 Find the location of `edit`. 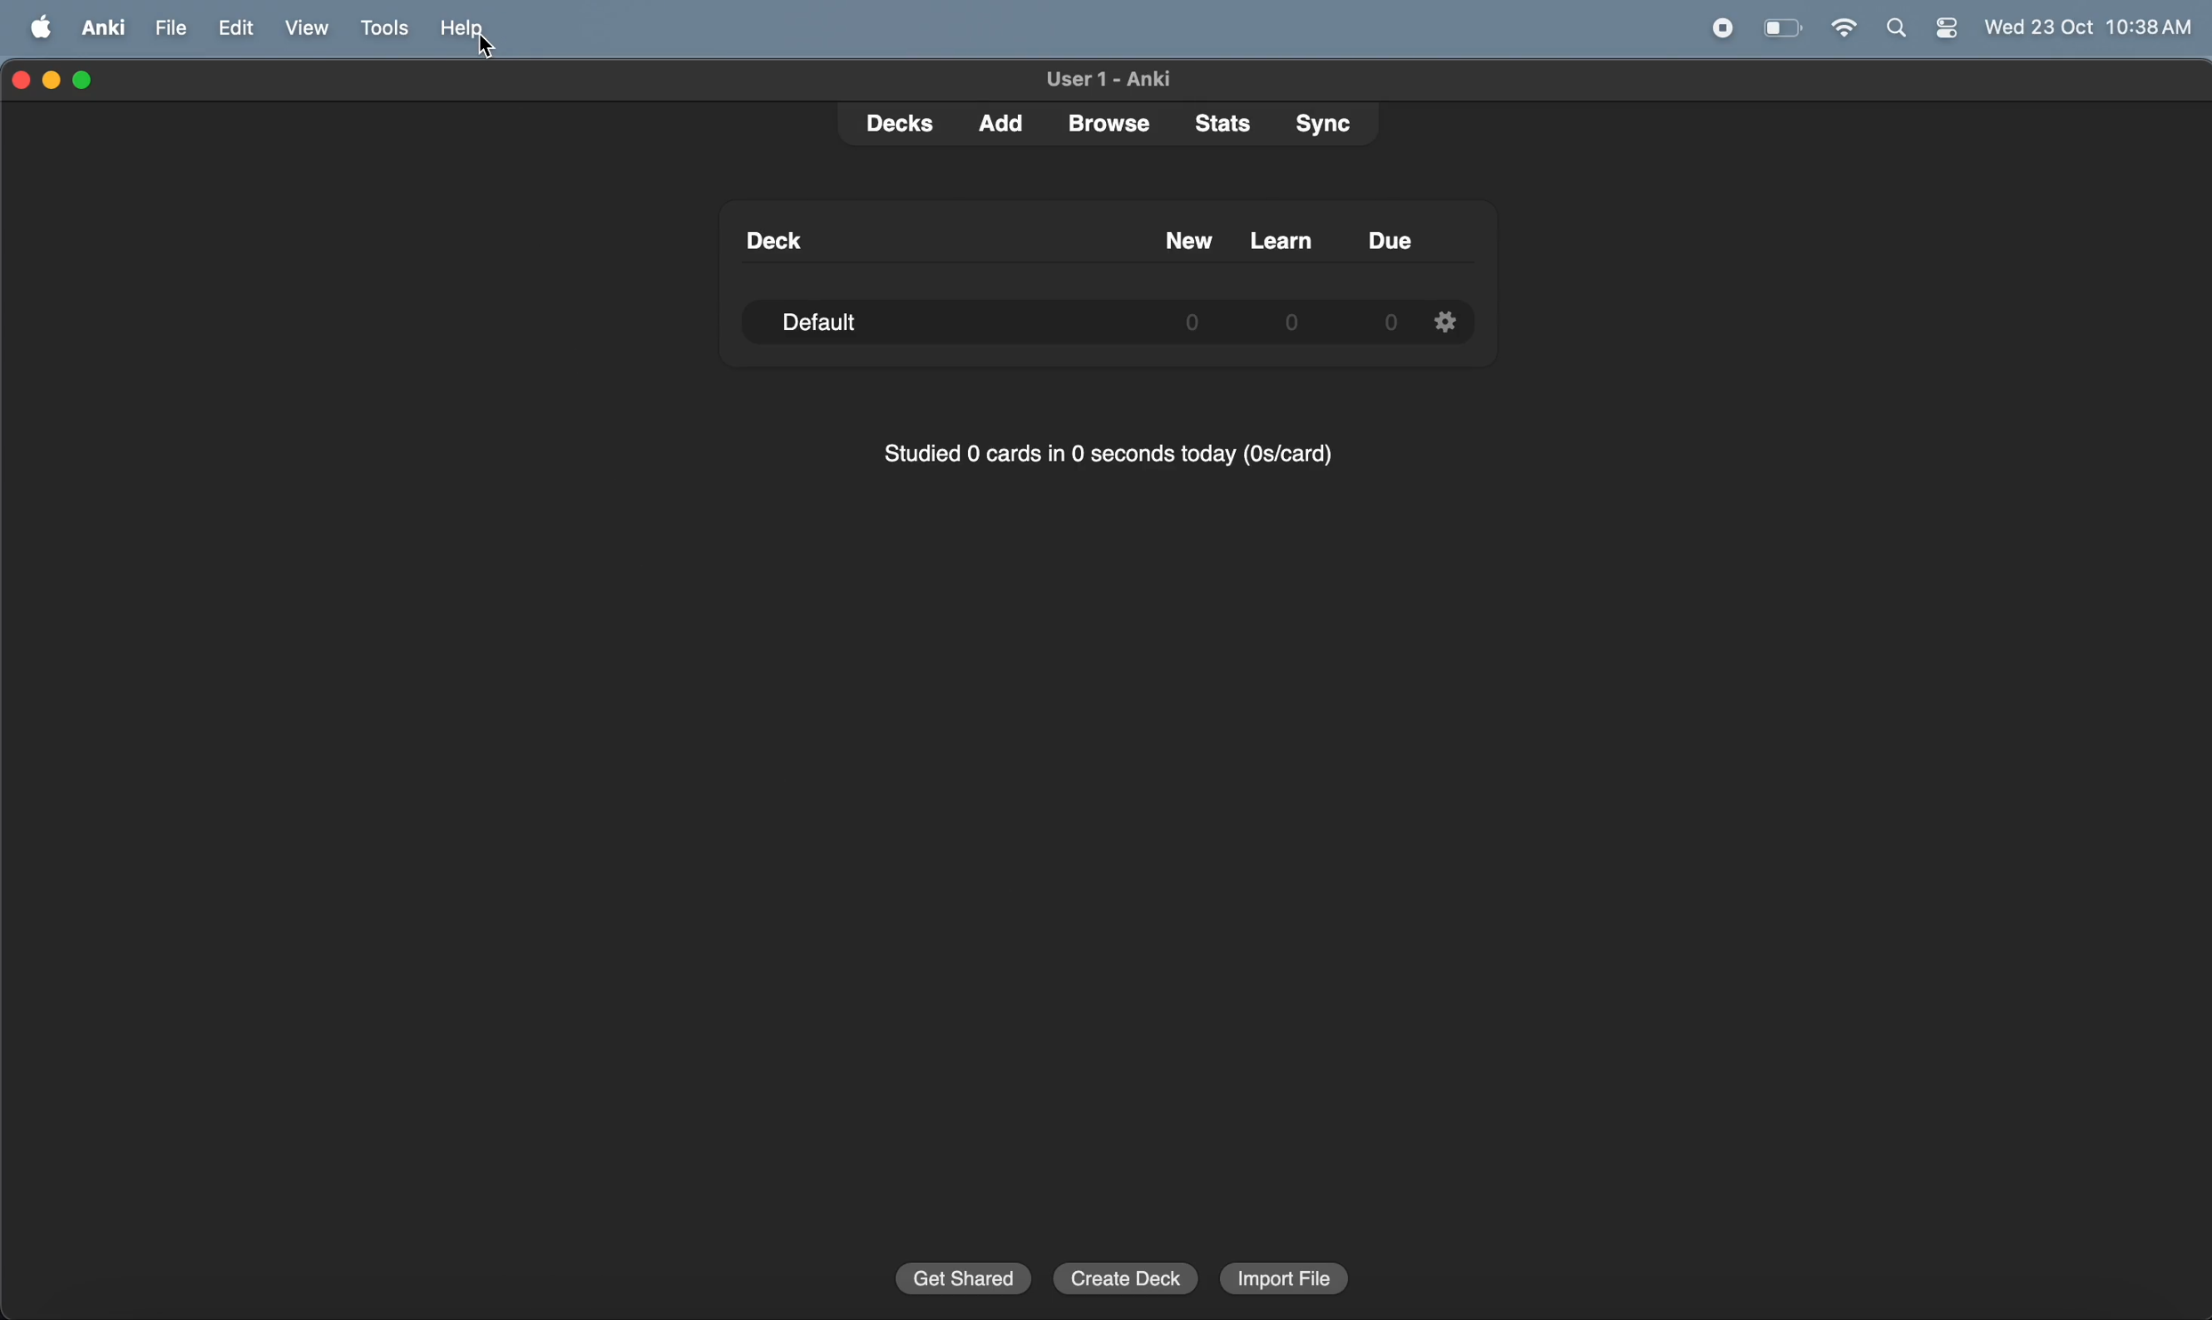

edit is located at coordinates (233, 28).